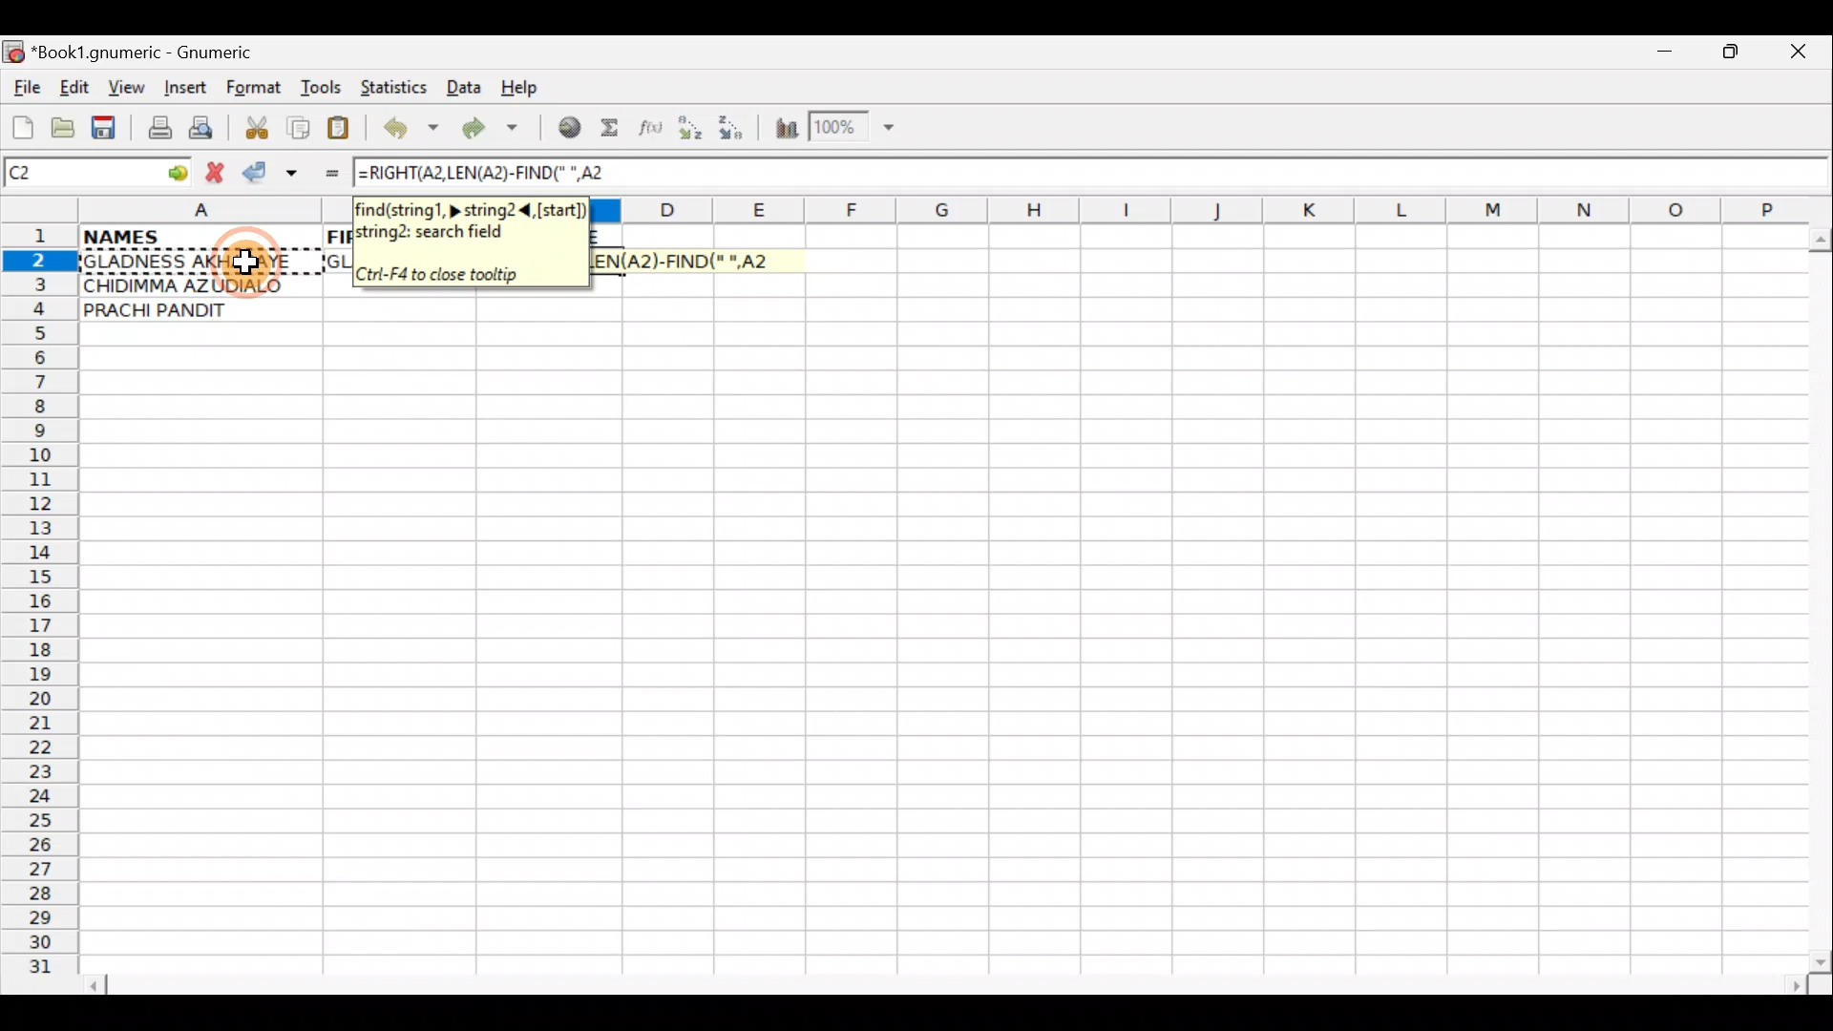 The image size is (1833, 1031). What do you see at coordinates (242, 260) in the screenshot?
I see `Cursor on cell A2` at bounding box center [242, 260].